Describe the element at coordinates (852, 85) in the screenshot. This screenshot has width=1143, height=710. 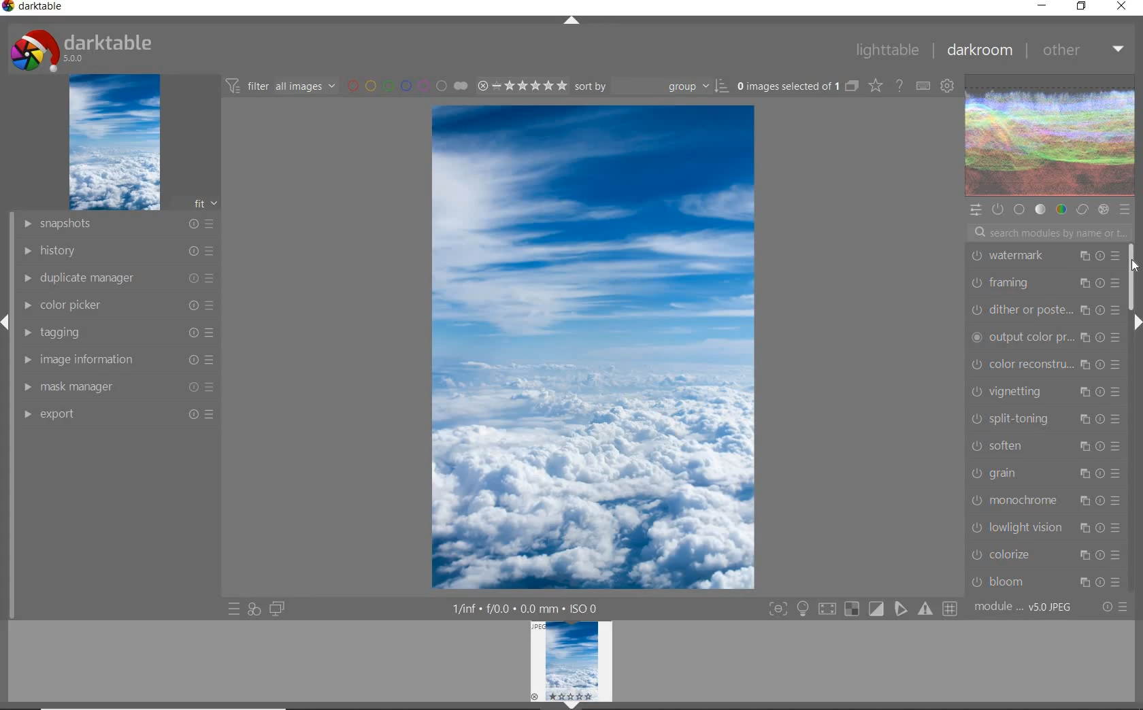
I see `COLLAPSE GROUPED IMAGES` at that location.